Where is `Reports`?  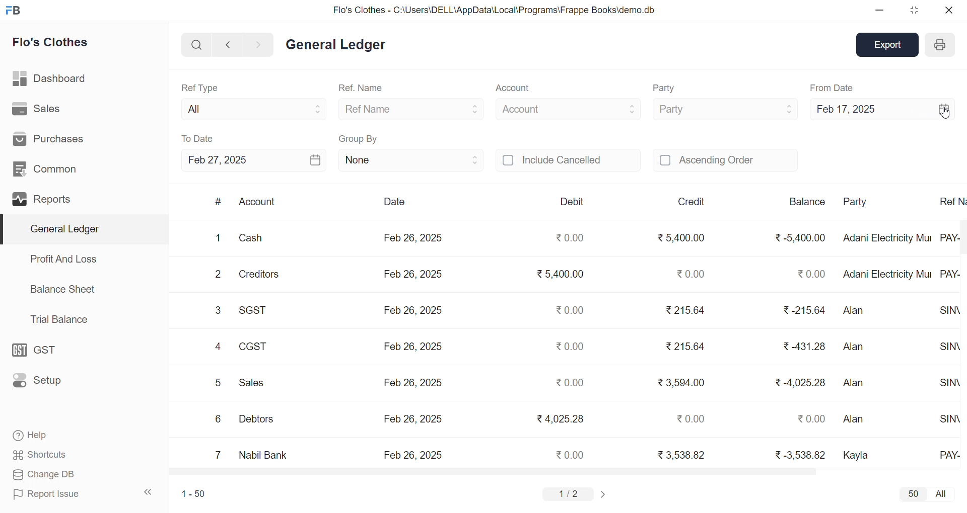 Reports is located at coordinates (43, 198).